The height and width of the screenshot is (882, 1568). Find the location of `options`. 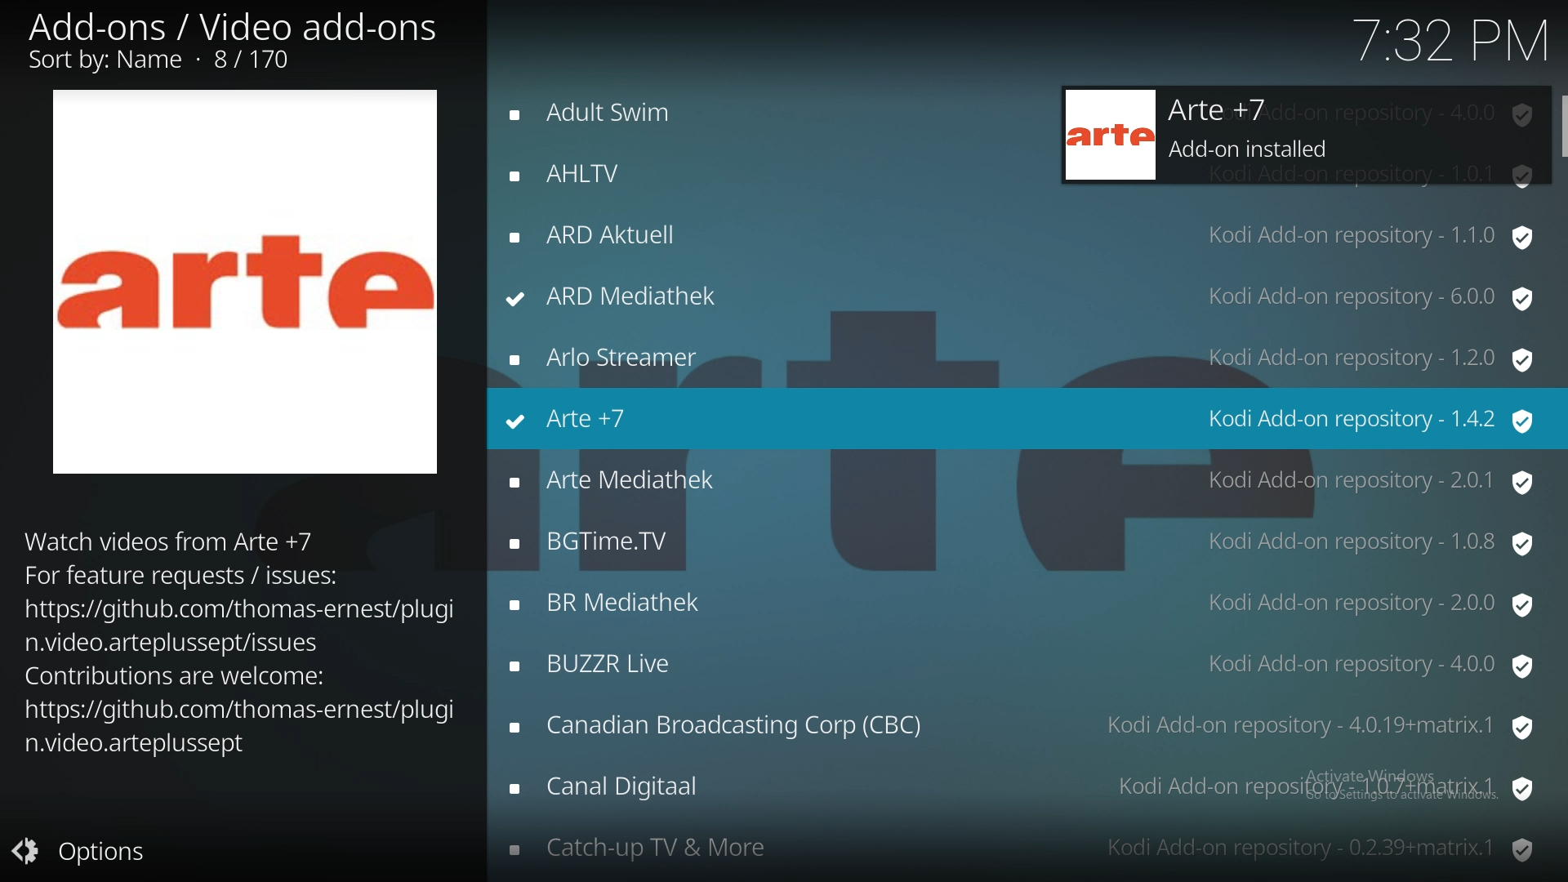

options is located at coordinates (88, 853).